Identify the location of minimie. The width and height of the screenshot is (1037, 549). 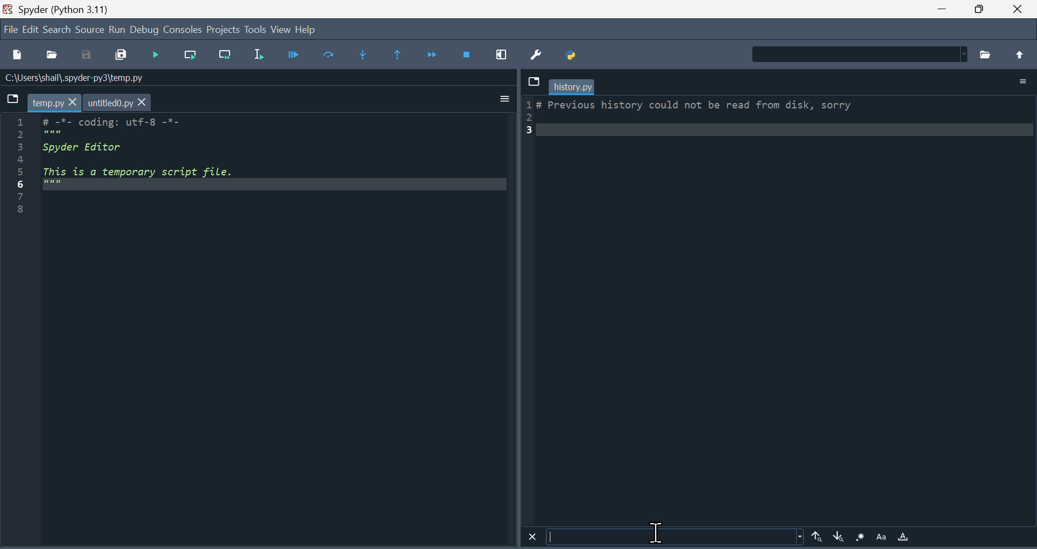
(944, 8).